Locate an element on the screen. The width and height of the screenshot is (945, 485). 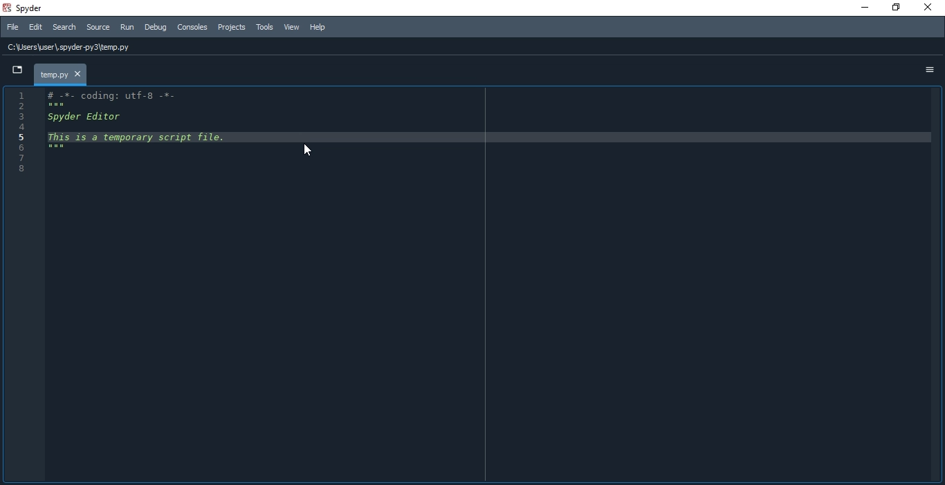
code is located at coordinates (142, 126).